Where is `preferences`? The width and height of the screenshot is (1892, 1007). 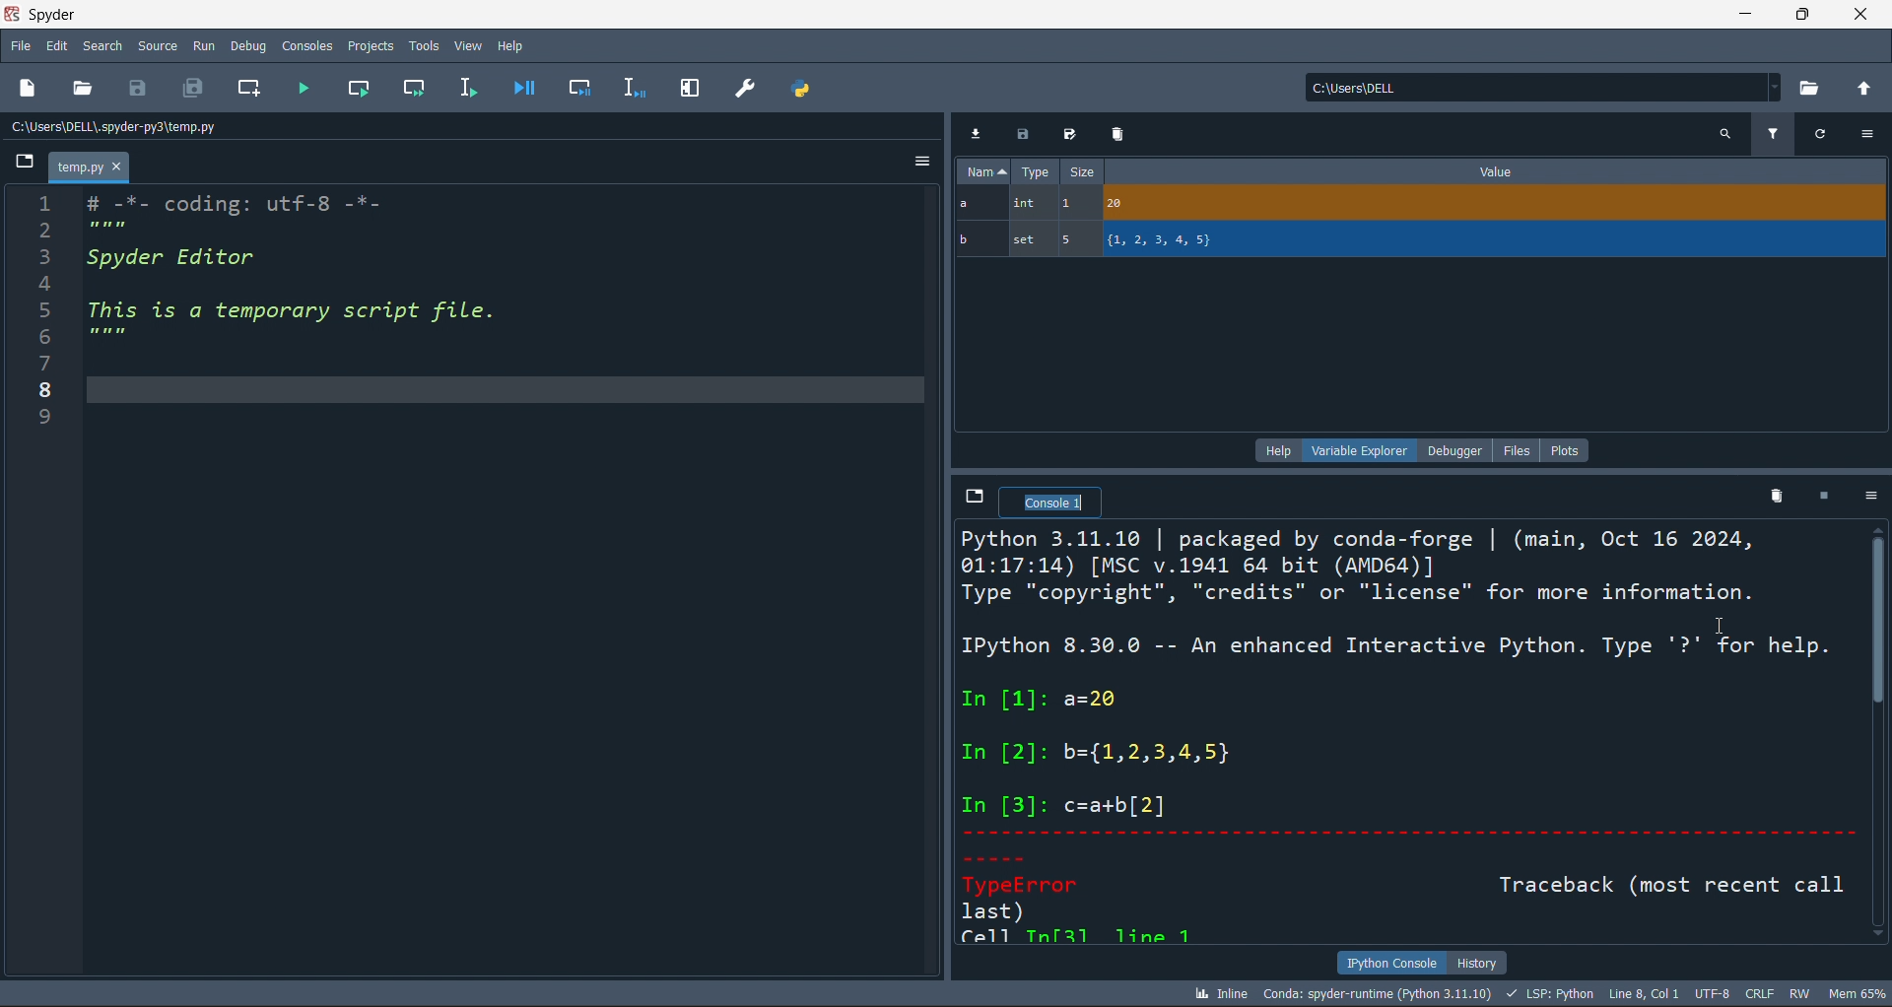 preferences is located at coordinates (744, 87).